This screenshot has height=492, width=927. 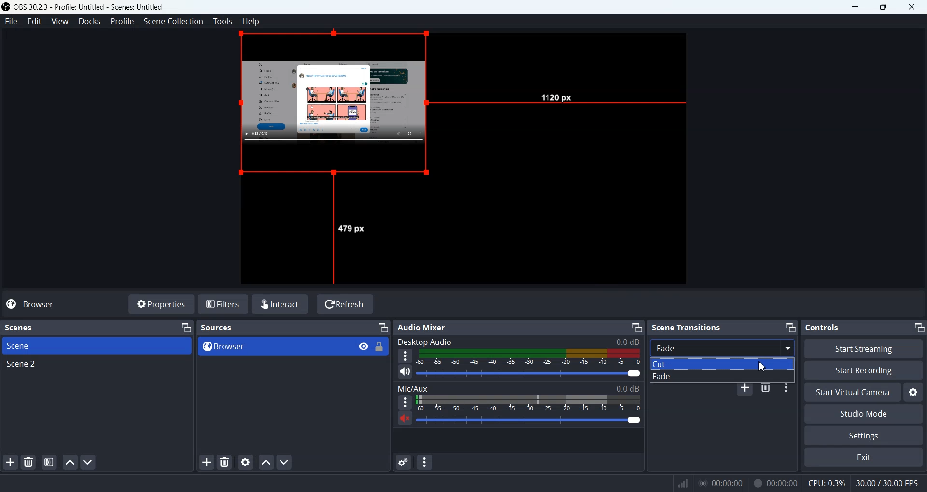 What do you see at coordinates (864, 435) in the screenshot?
I see `Settings` at bounding box center [864, 435].